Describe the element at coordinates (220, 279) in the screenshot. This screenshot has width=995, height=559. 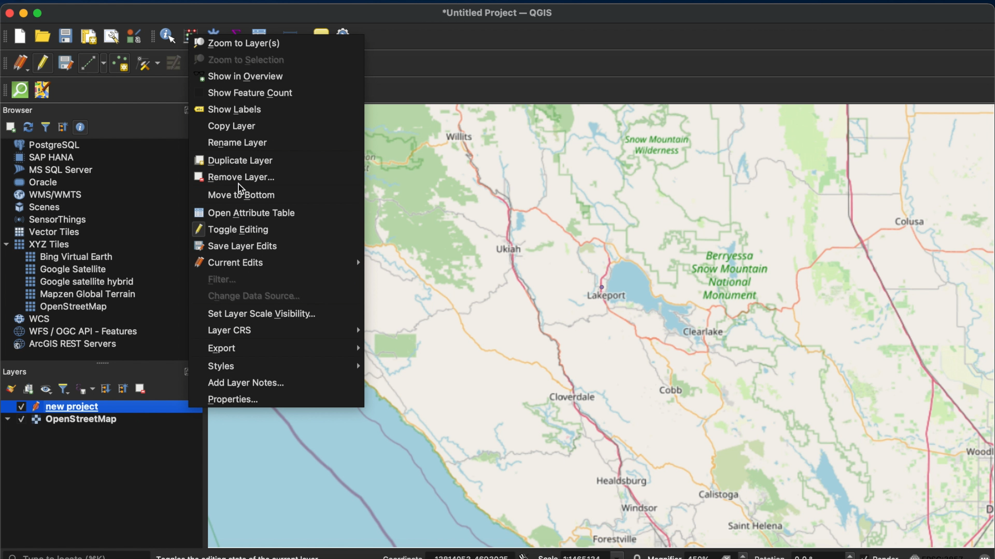
I see `filter` at that location.